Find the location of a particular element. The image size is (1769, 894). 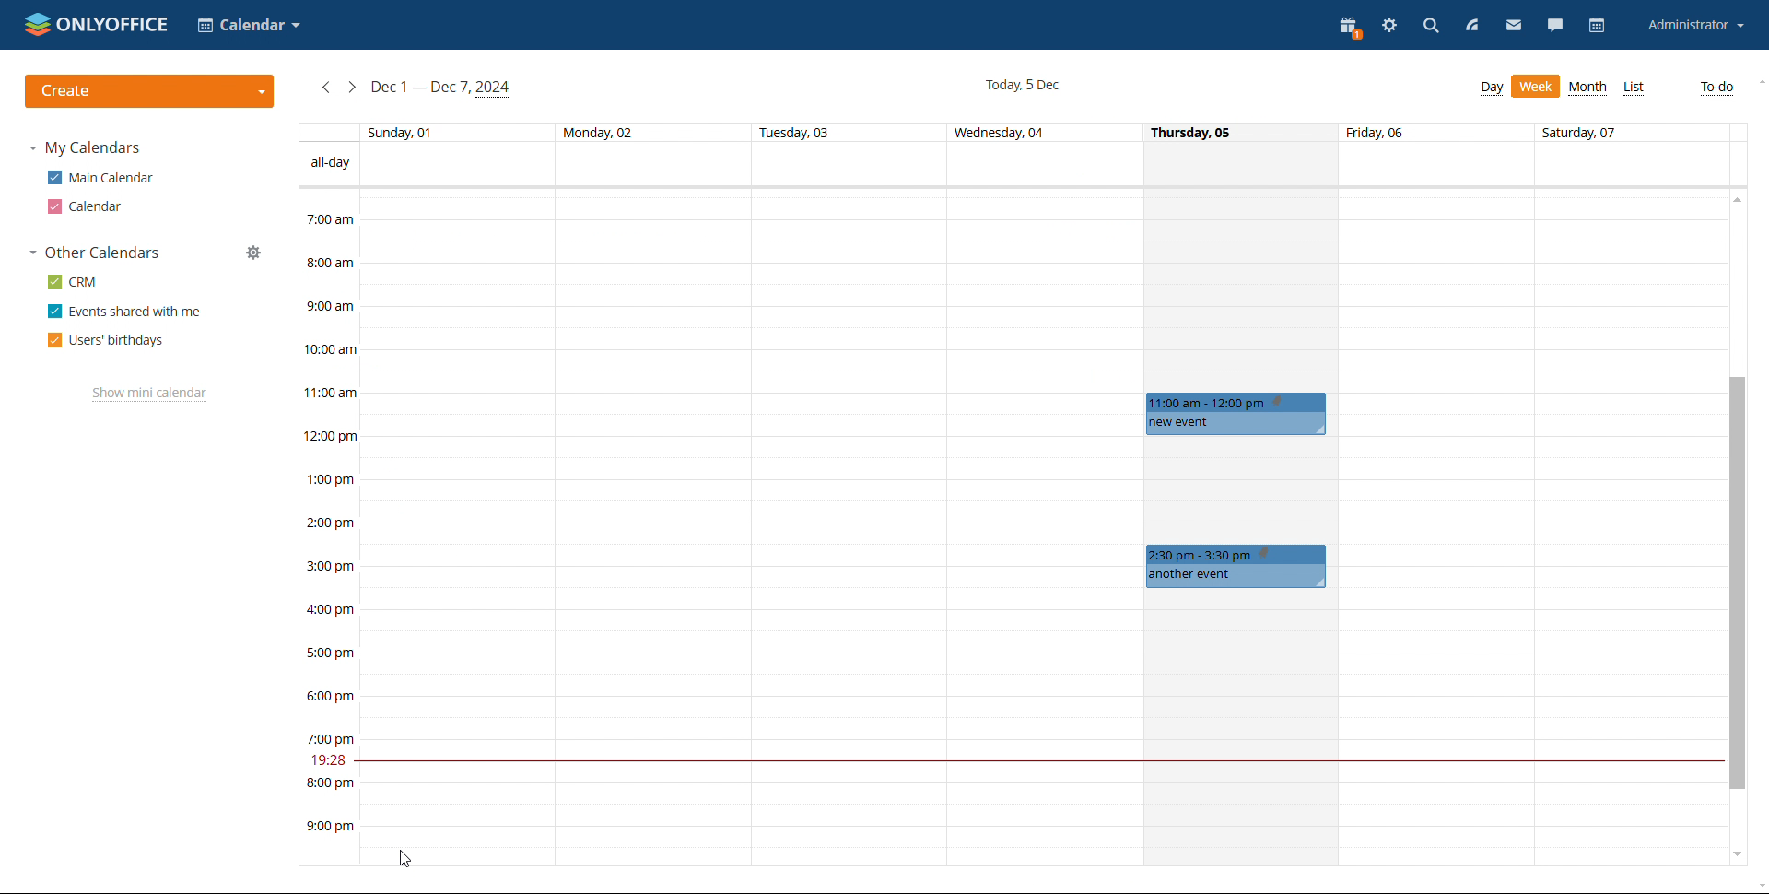

friday, 06 is located at coordinates (1376, 133).